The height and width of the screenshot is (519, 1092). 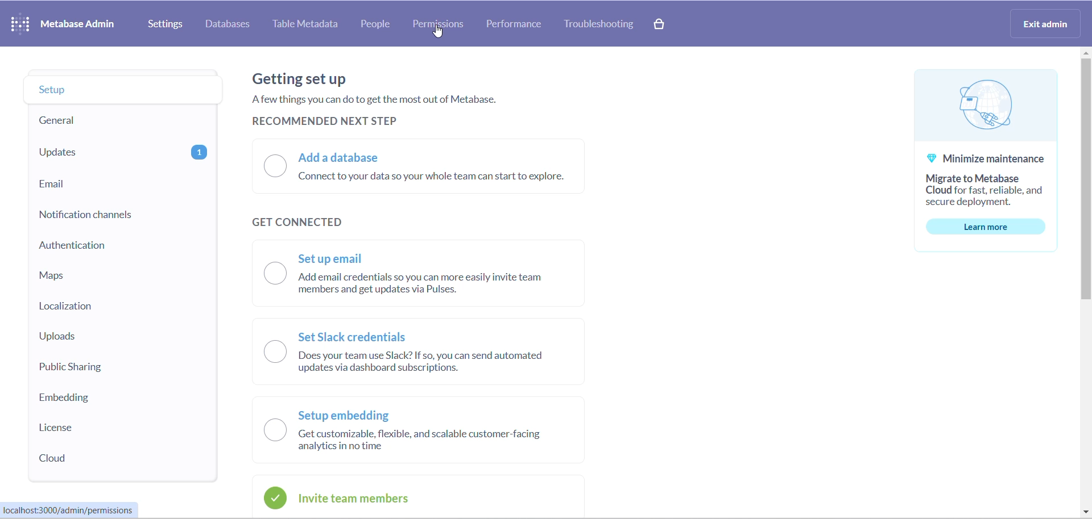 What do you see at coordinates (66, 23) in the screenshot?
I see `logo and name` at bounding box center [66, 23].